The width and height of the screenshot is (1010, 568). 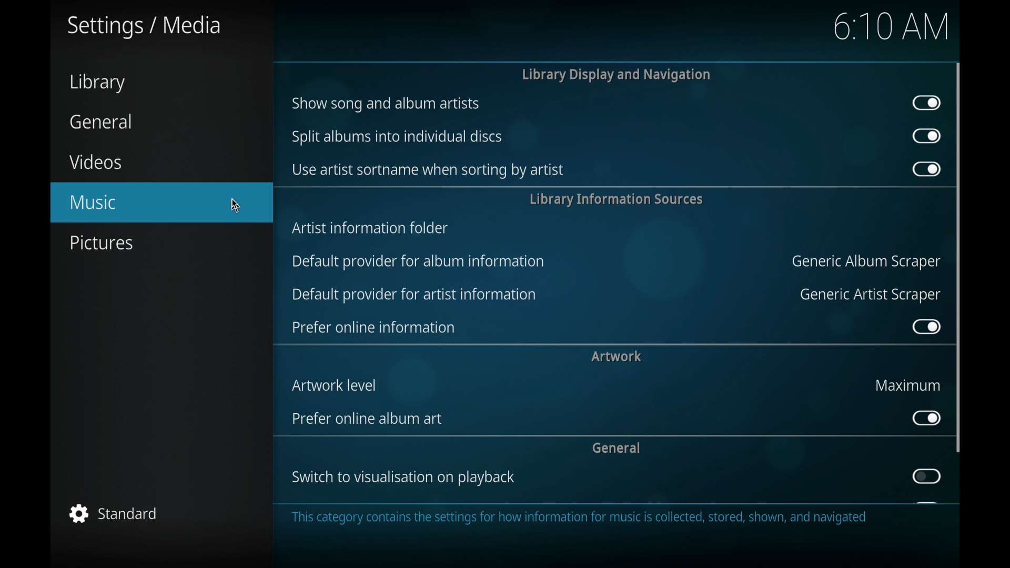 I want to click on artwork level, so click(x=337, y=385).